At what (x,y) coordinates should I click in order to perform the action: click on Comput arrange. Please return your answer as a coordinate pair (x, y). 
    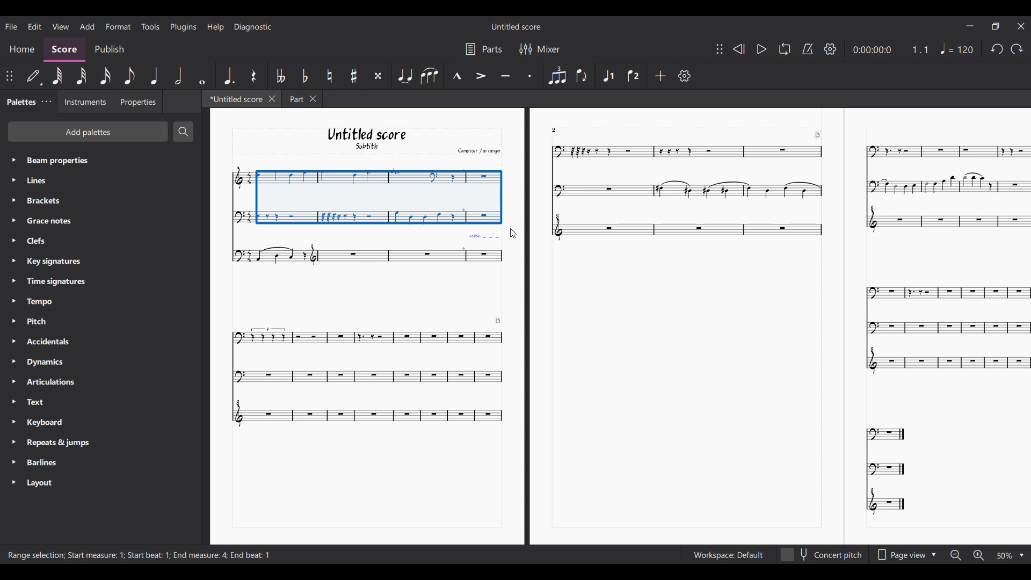
    Looking at the image, I should click on (477, 150).